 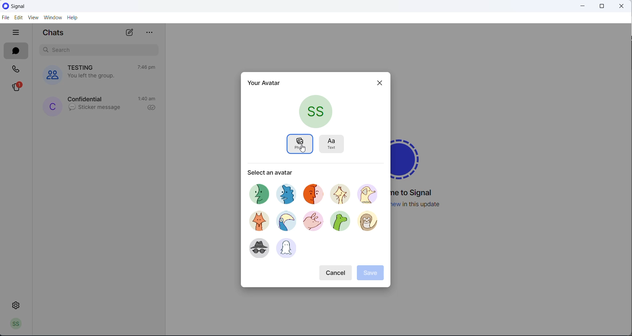 I want to click on EDIT, so click(x=18, y=18).